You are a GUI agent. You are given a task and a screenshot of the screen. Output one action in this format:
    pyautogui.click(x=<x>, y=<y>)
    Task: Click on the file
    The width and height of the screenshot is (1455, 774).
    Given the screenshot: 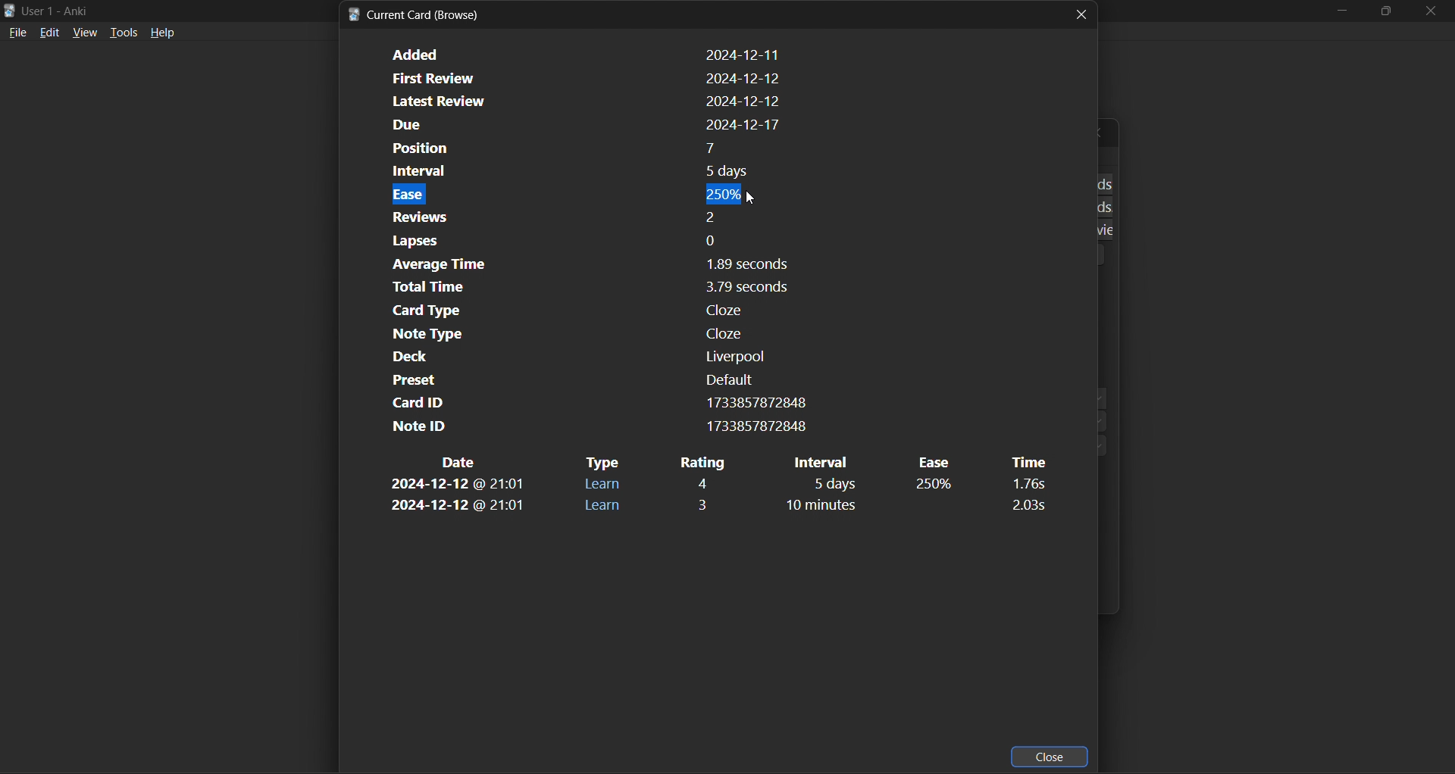 What is the action you would take?
    pyautogui.click(x=18, y=34)
    